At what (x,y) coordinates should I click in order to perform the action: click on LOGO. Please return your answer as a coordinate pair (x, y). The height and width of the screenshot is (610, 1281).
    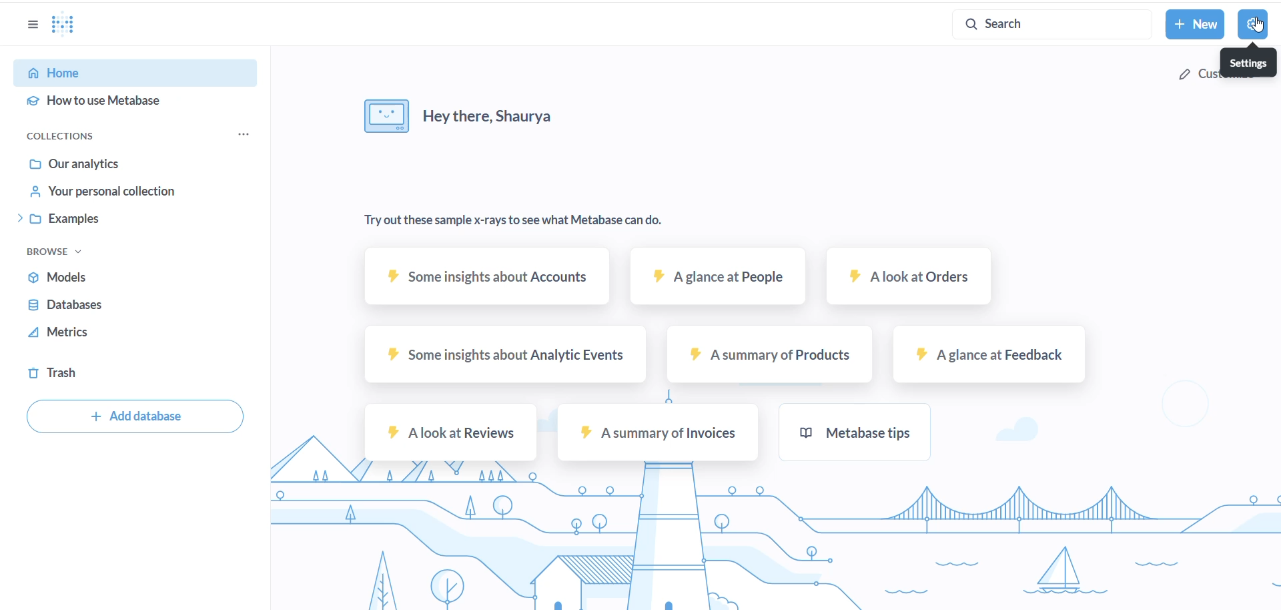
    Looking at the image, I should click on (67, 26).